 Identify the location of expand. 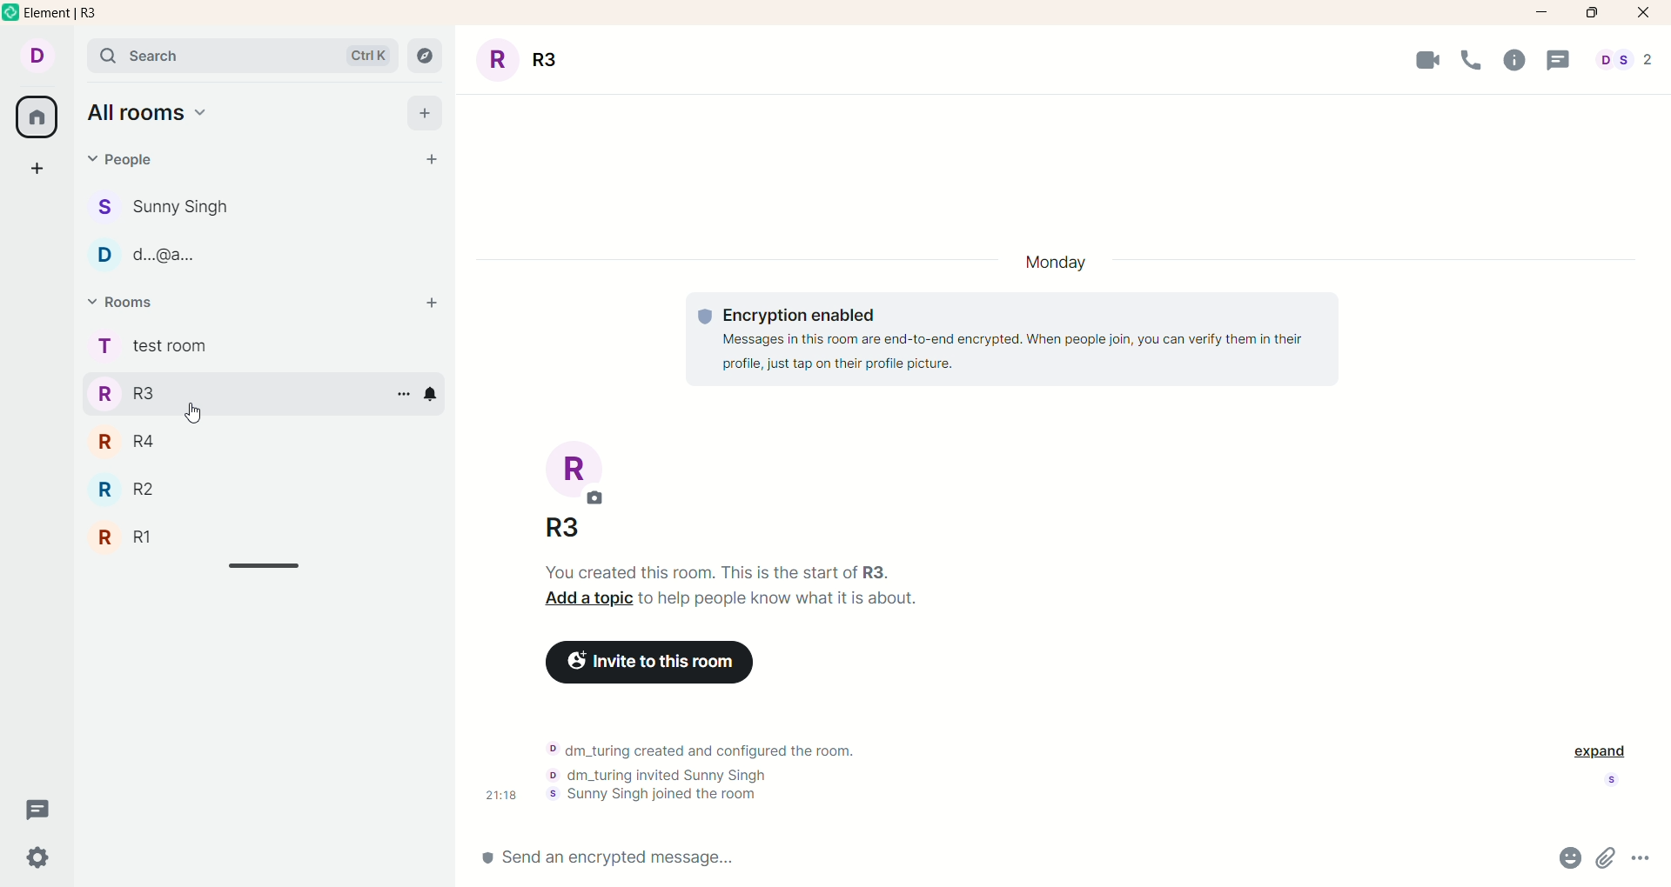
(1601, 753).